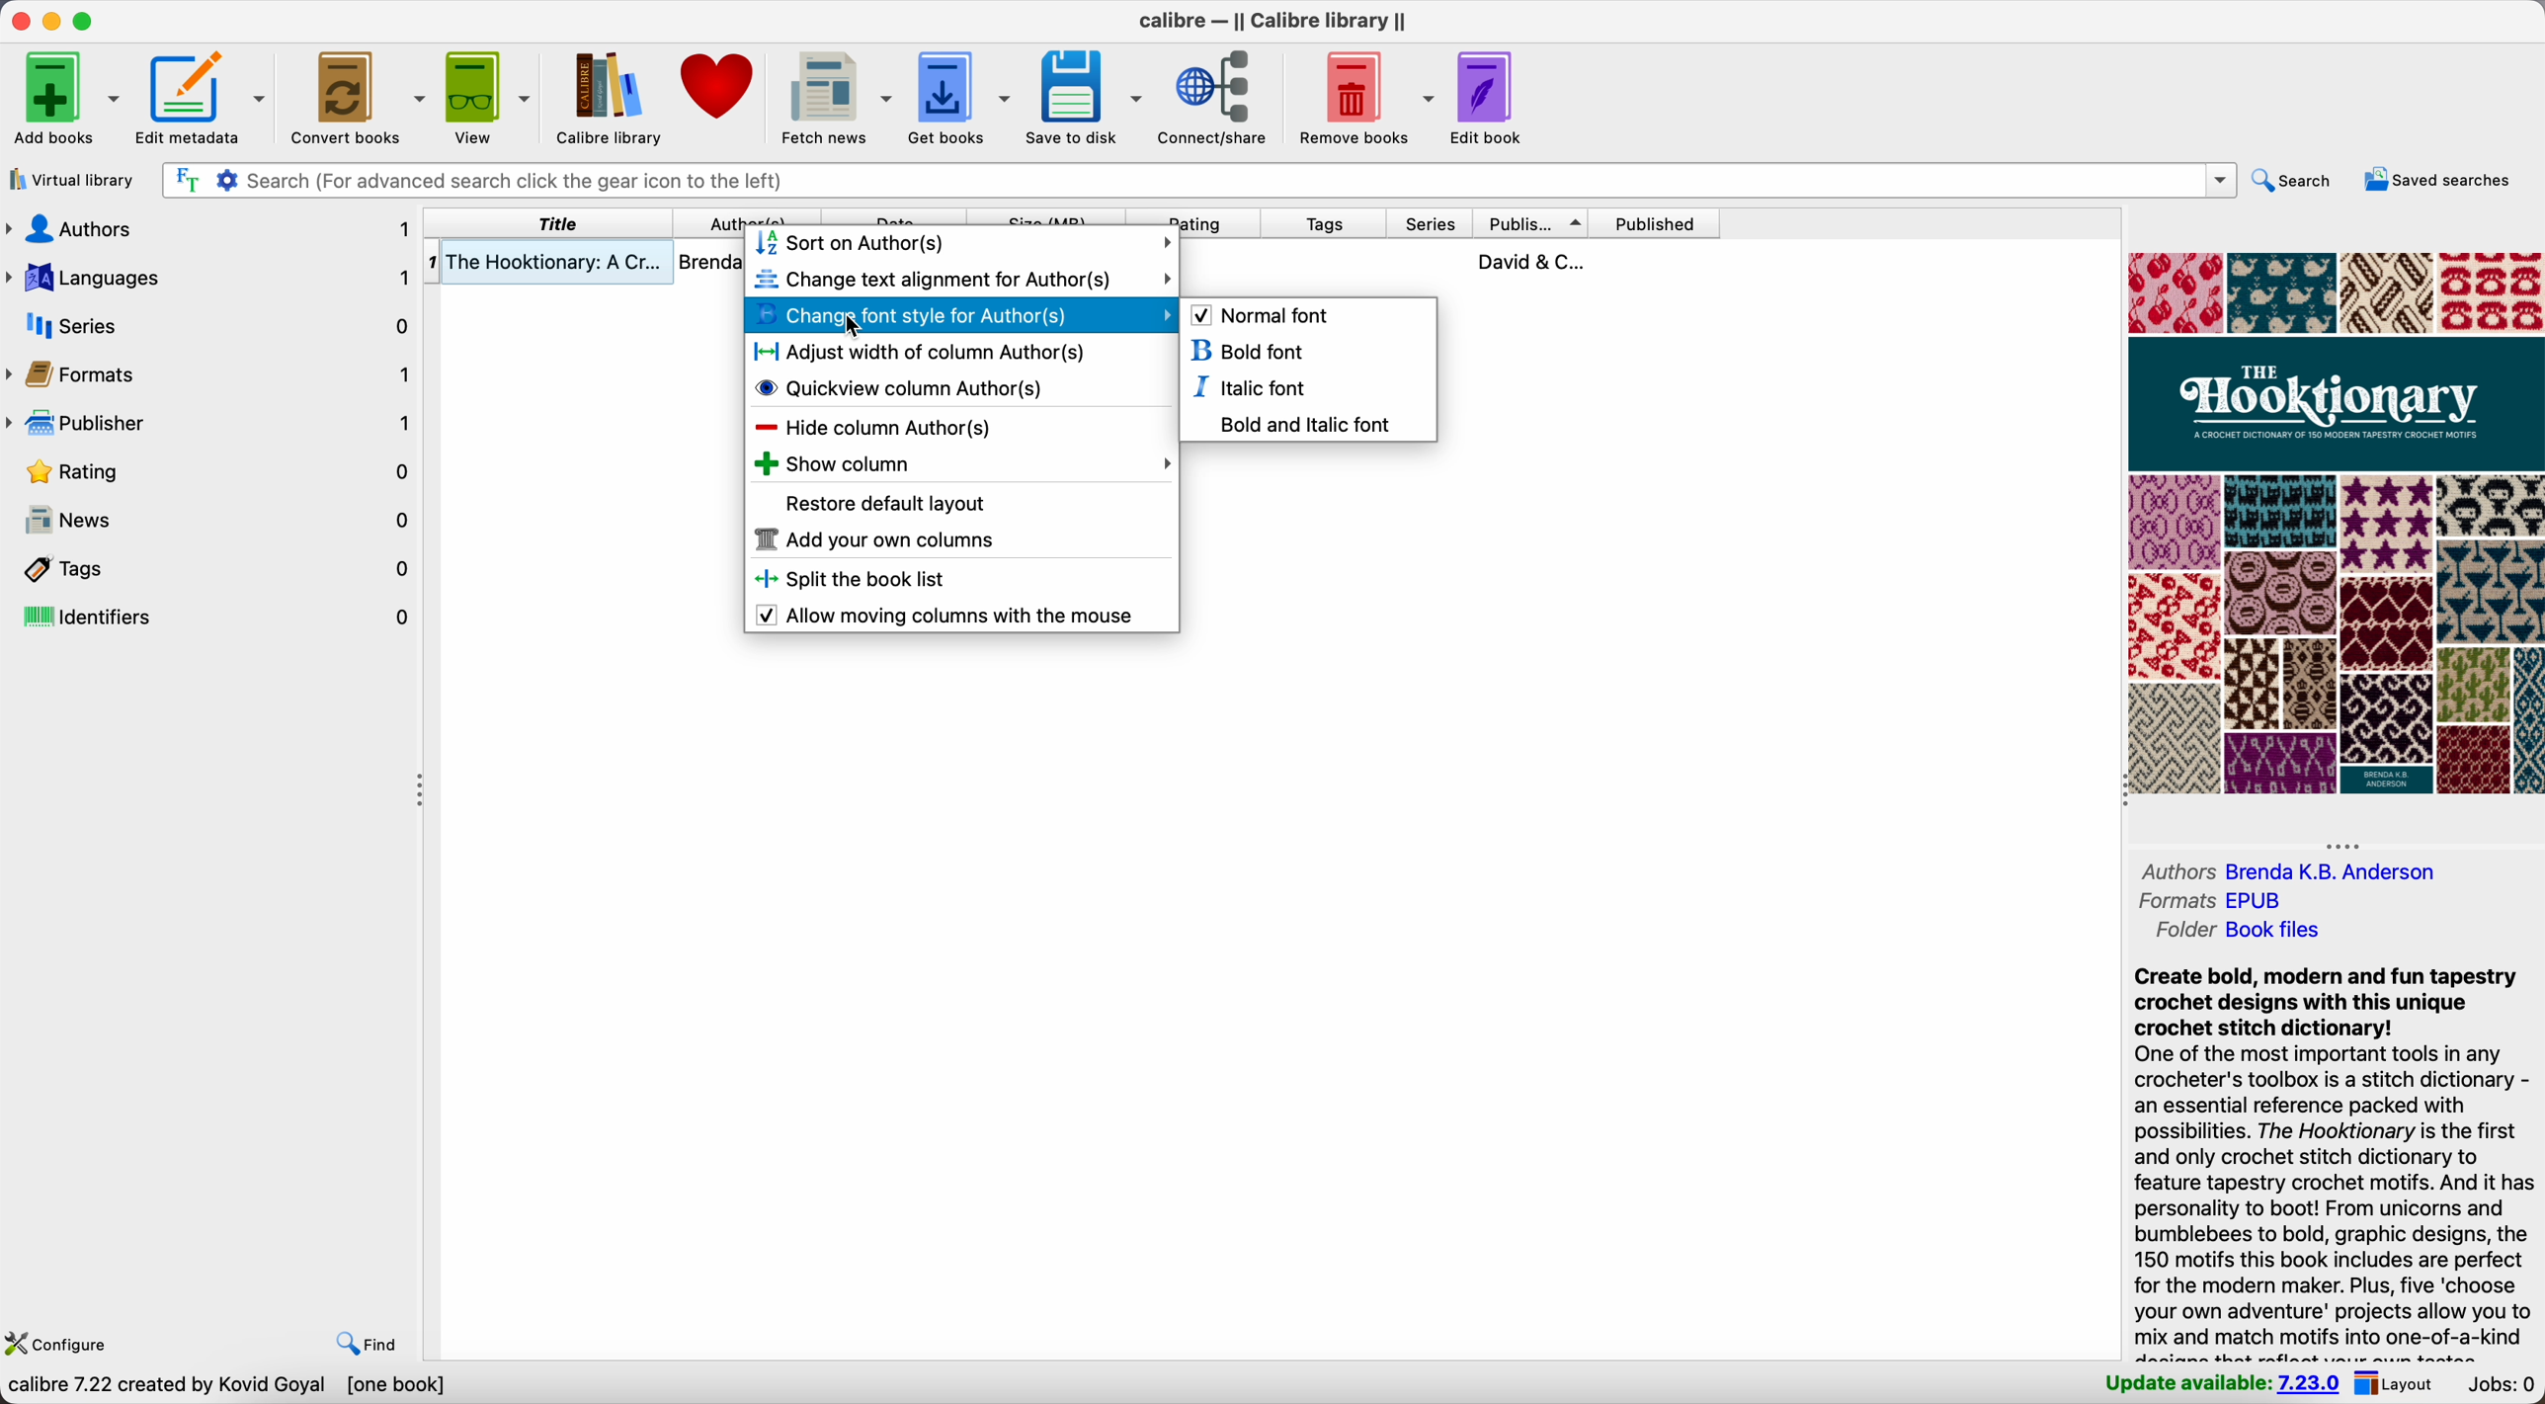  What do you see at coordinates (586, 265) in the screenshot?
I see `The Hooktionary book details` at bounding box center [586, 265].